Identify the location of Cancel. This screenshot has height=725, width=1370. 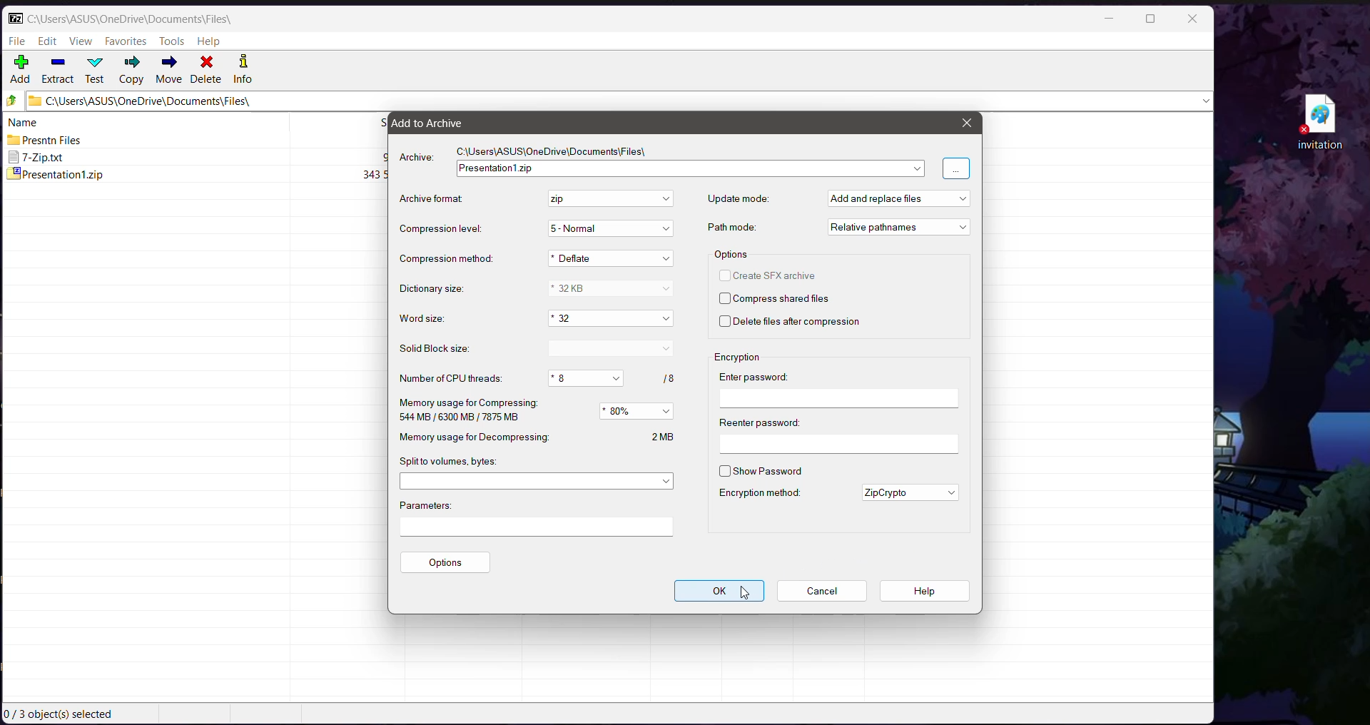
(821, 591).